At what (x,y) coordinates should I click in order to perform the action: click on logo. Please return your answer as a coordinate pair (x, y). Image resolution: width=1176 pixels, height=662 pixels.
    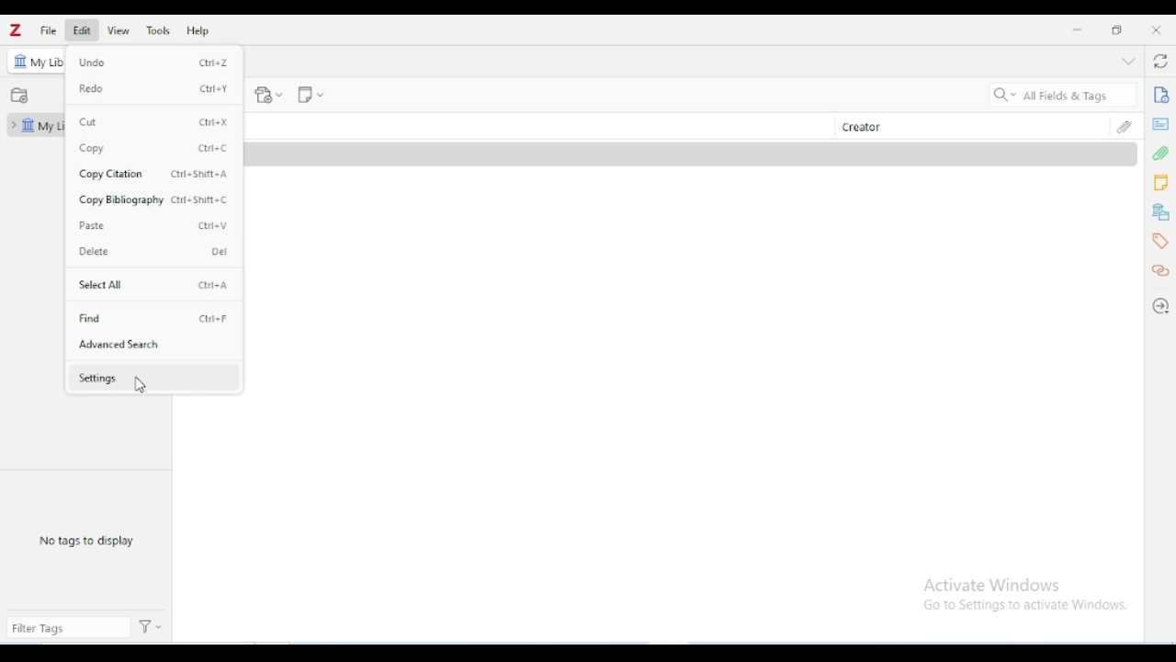
    Looking at the image, I should click on (15, 29).